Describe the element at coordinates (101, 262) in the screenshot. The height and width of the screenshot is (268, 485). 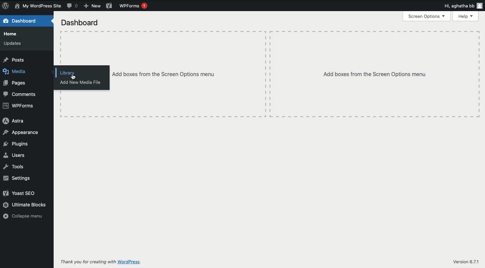
I see `Thank you for creating with WordPress` at that location.